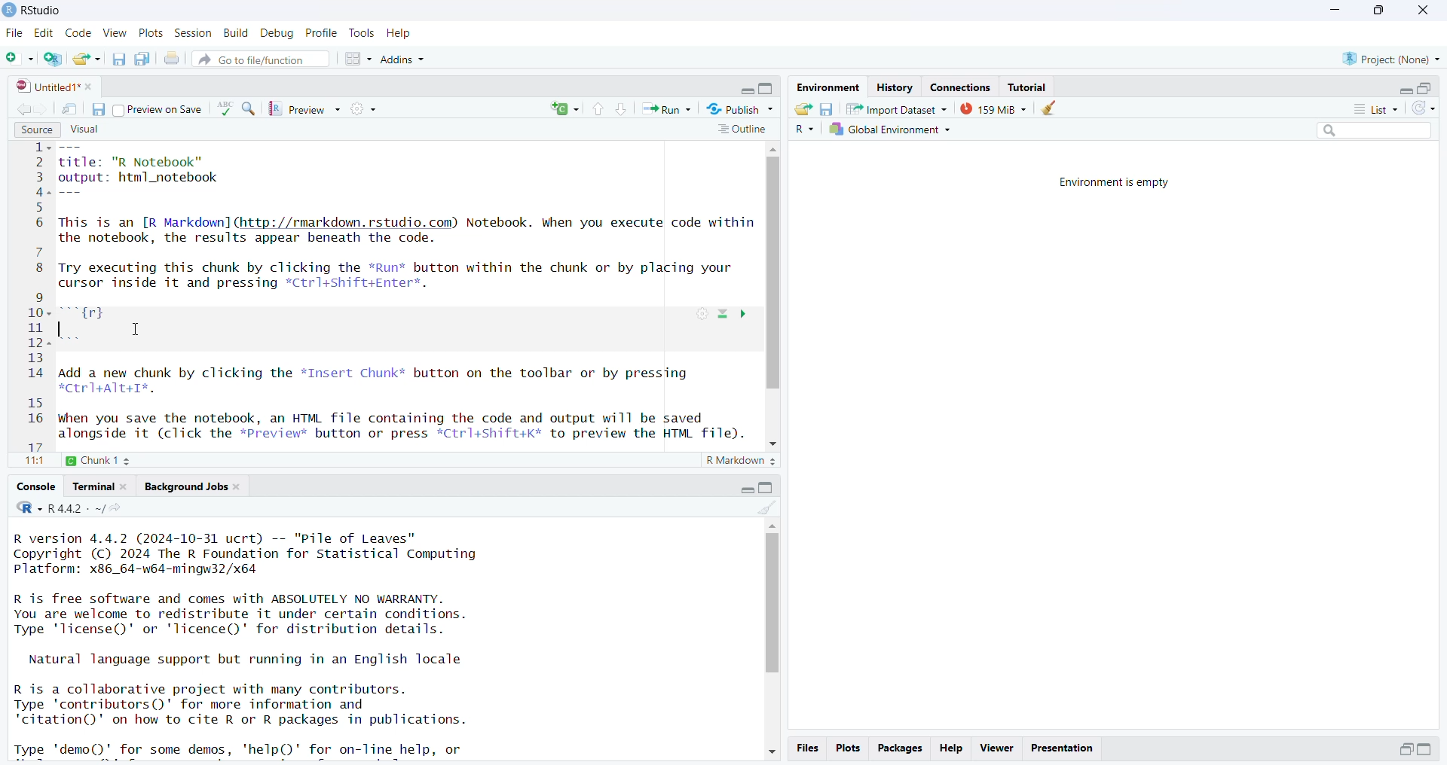 Image resolution: width=1447 pixels, height=765 pixels. What do you see at coordinates (847, 748) in the screenshot?
I see `plots` at bounding box center [847, 748].